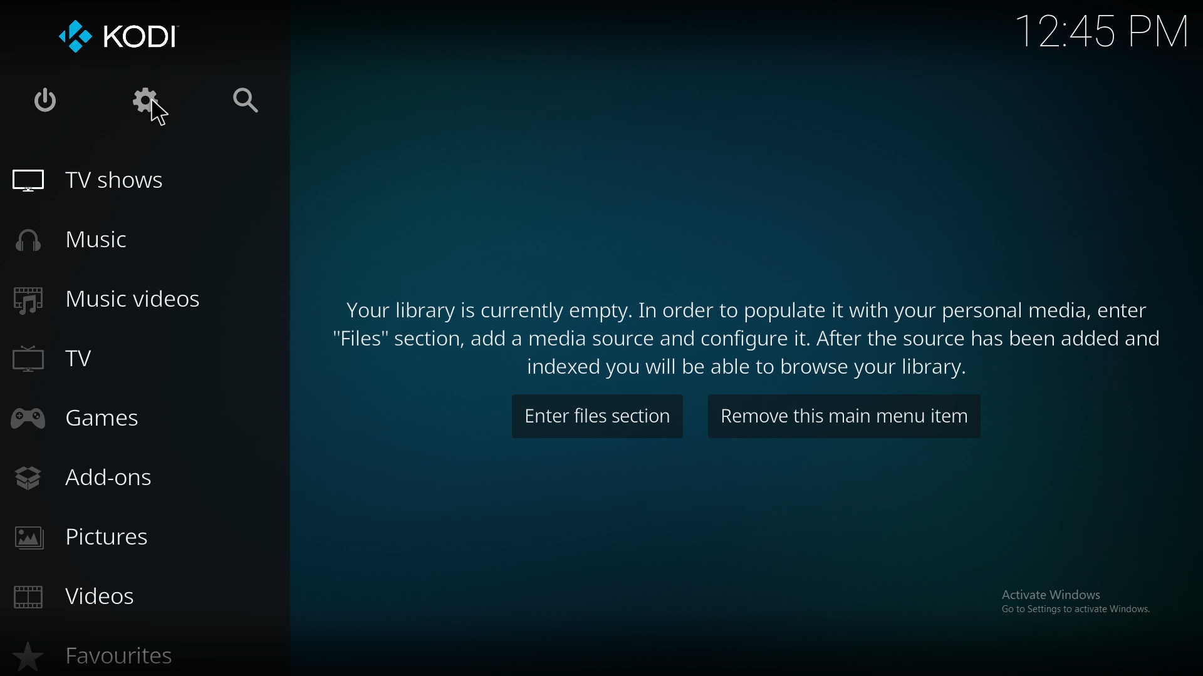 The image size is (1203, 676). Describe the element at coordinates (96, 476) in the screenshot. I see `add ons` at that location.